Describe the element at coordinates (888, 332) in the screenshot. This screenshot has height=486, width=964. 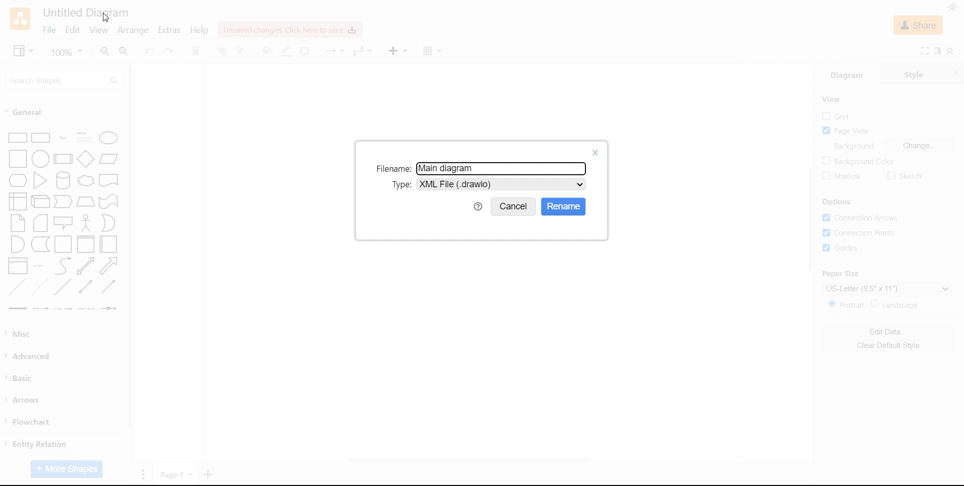
I see `Edit data ` at that location.